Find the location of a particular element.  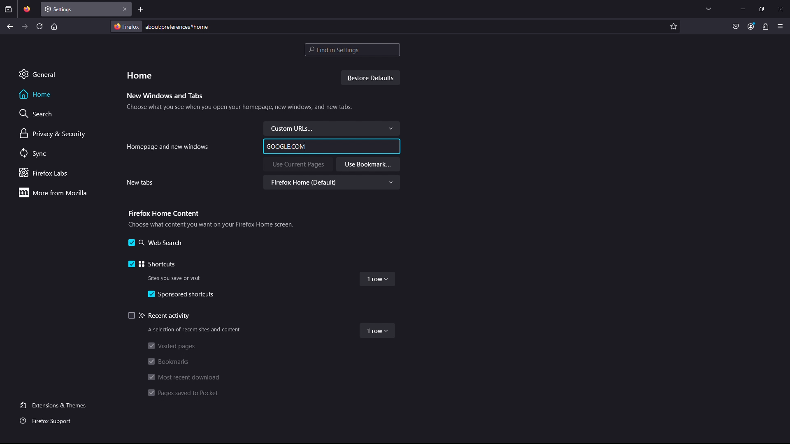

Sponsored shortcuts is located at coordinates (184, 295).